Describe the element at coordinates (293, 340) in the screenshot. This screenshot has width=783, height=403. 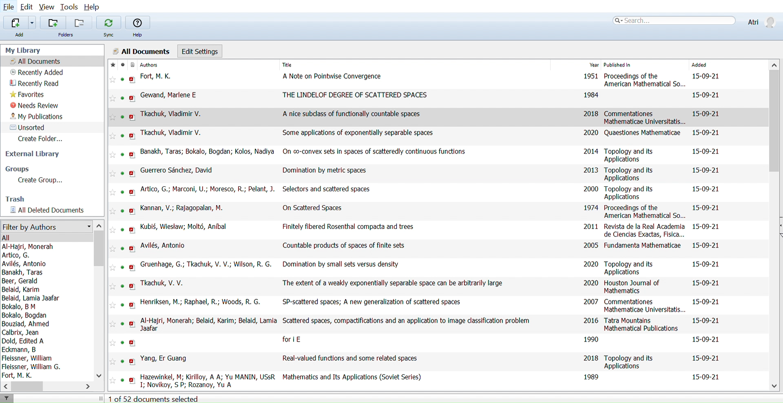
I see `fori E` at that location.